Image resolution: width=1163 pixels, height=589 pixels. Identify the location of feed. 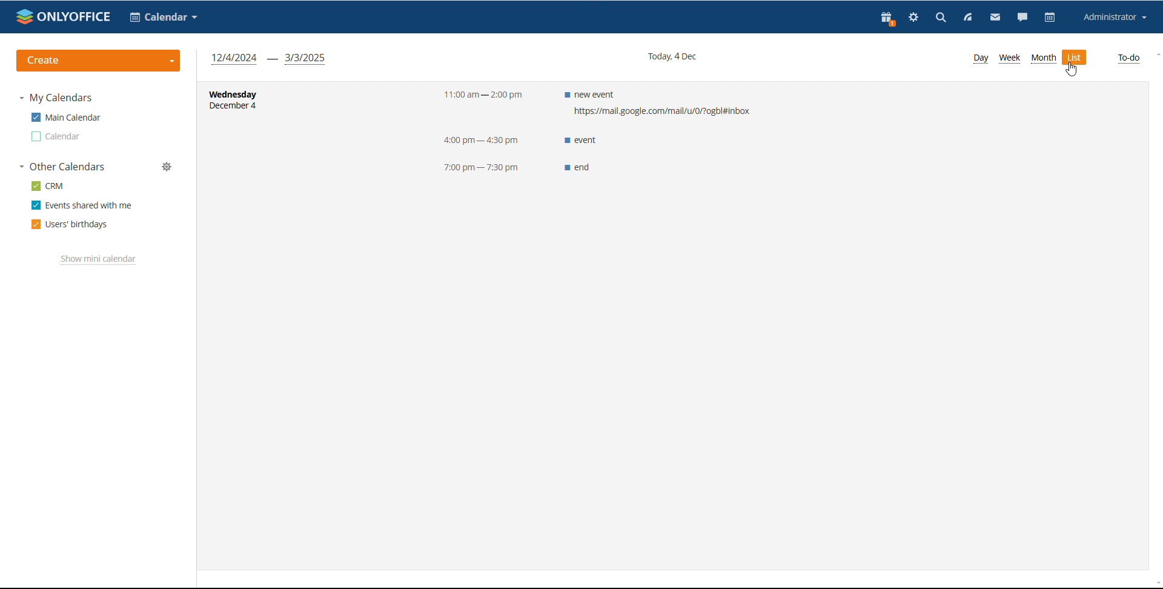
(966, 17).